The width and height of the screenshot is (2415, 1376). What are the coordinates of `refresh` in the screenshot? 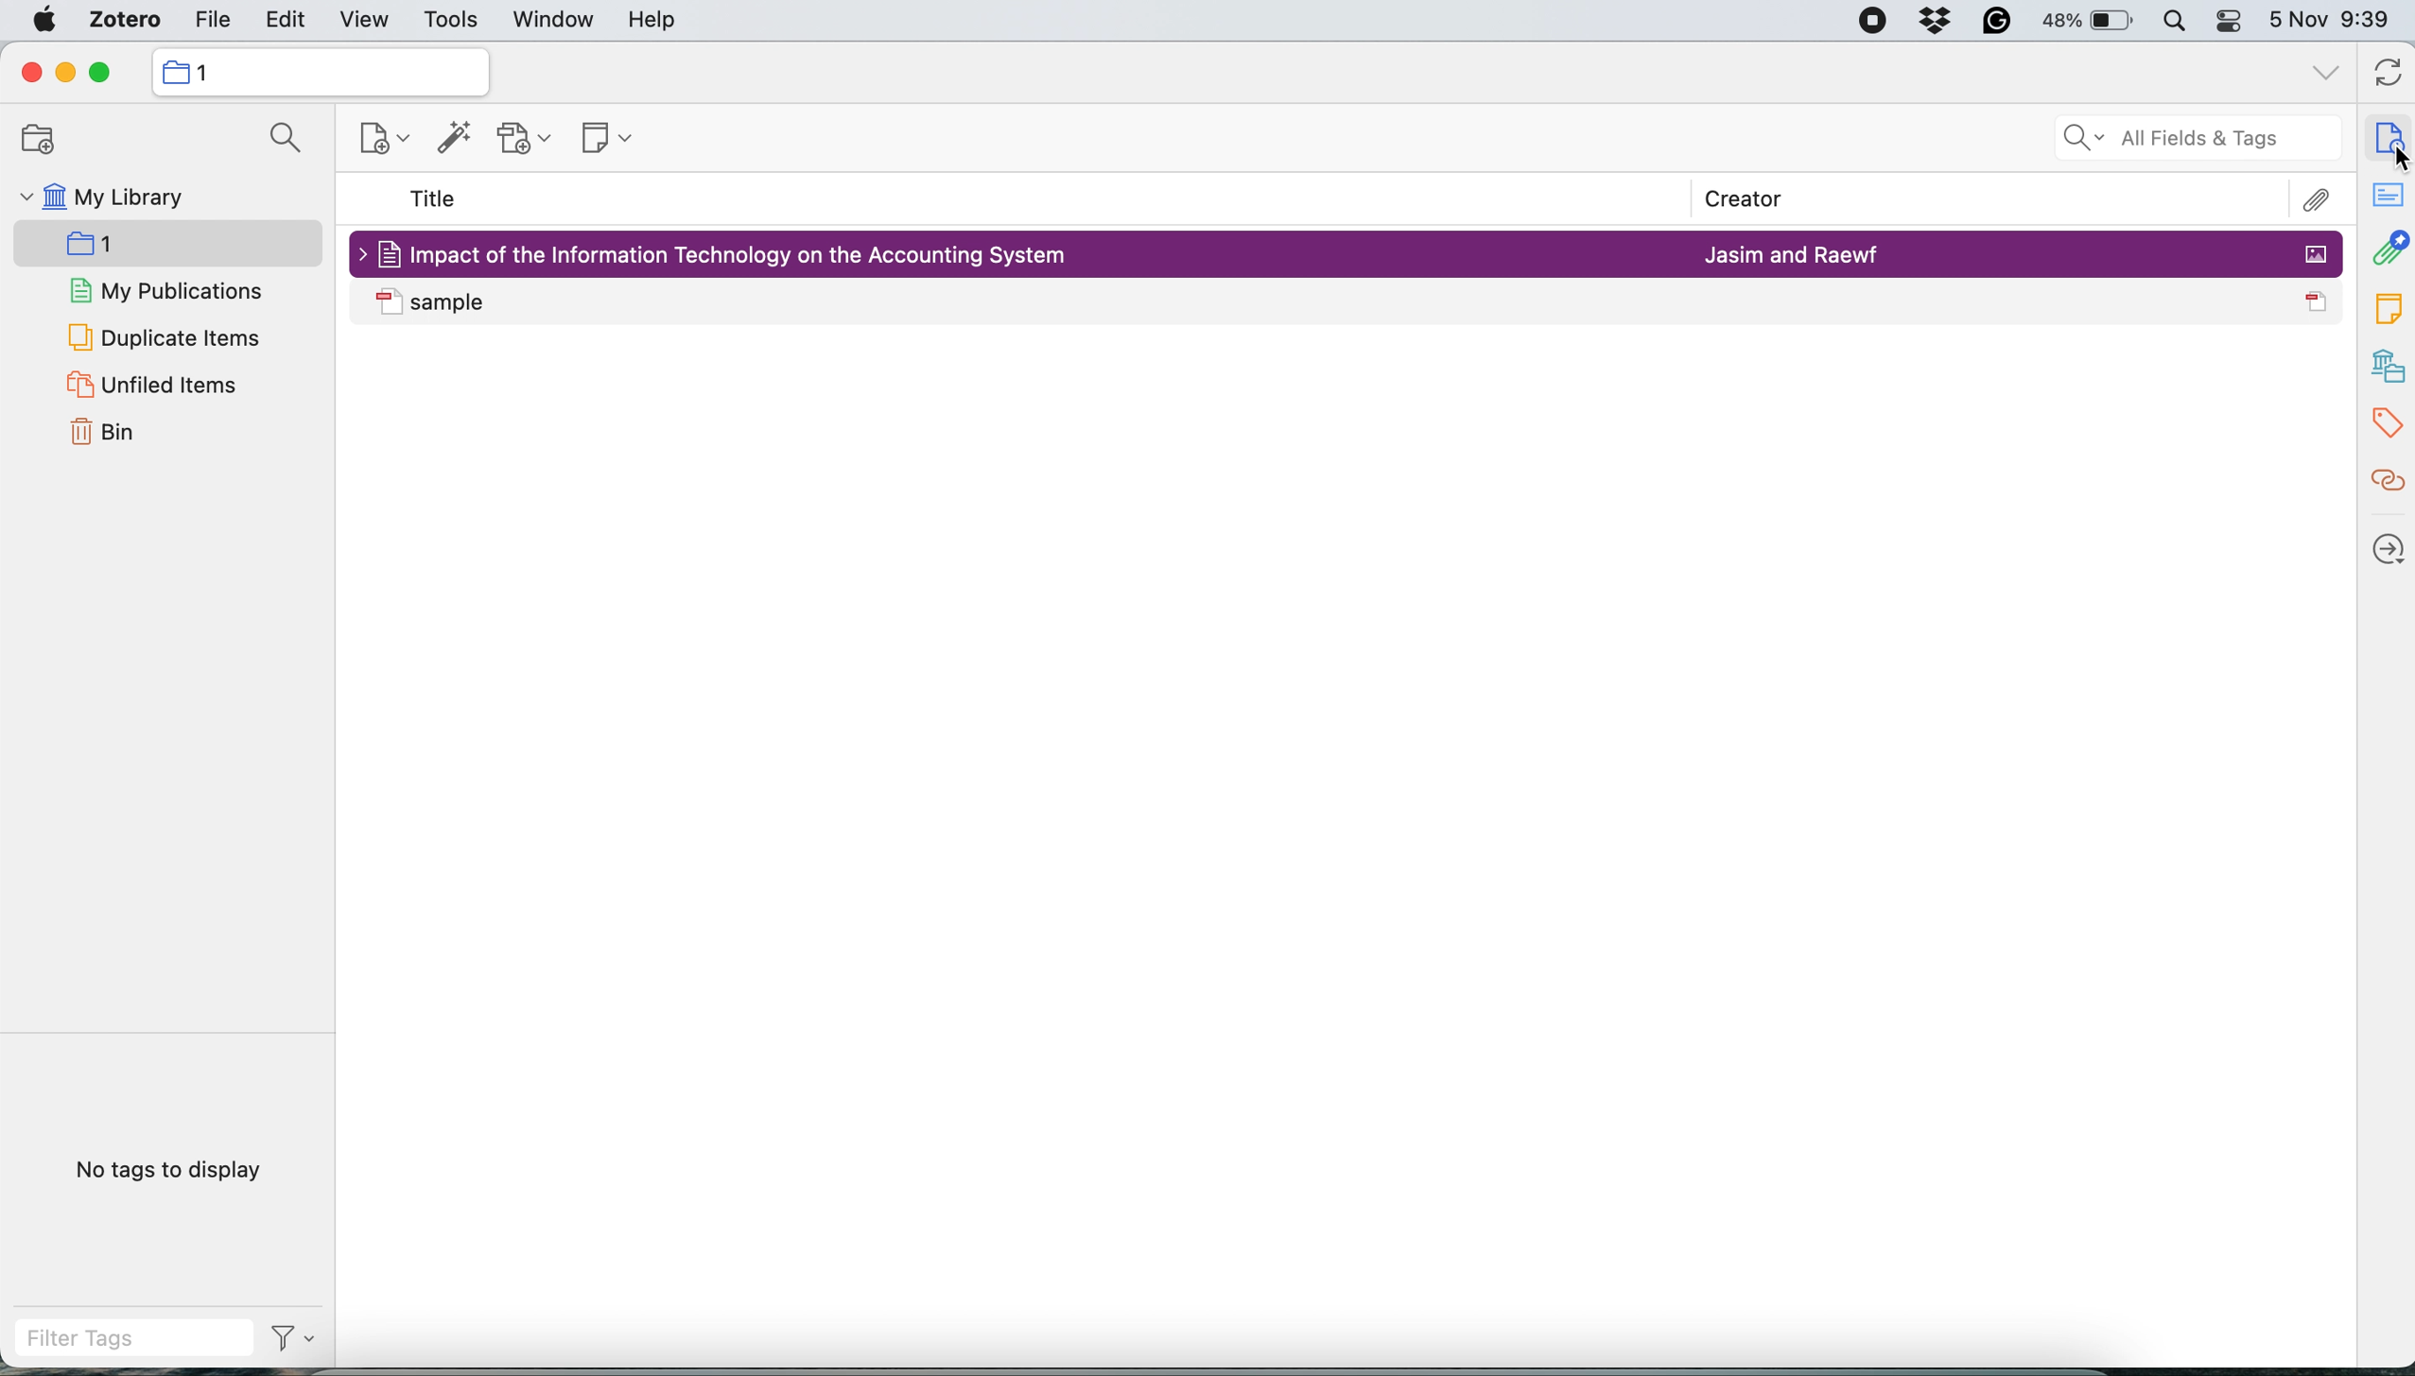 It's located at (2391, 71).